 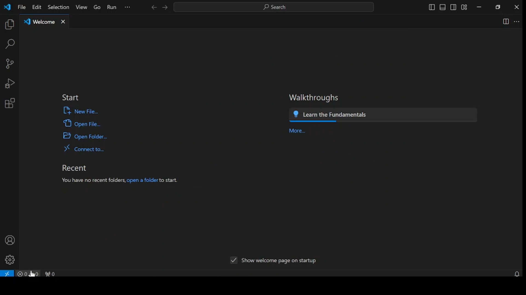 I want to click on view, so click(x=81, y=7).